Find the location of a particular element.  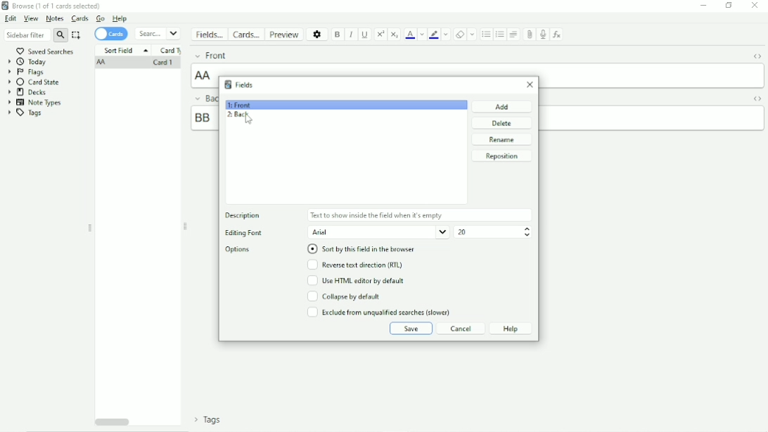

Italic is located at coordinates (352, 35).